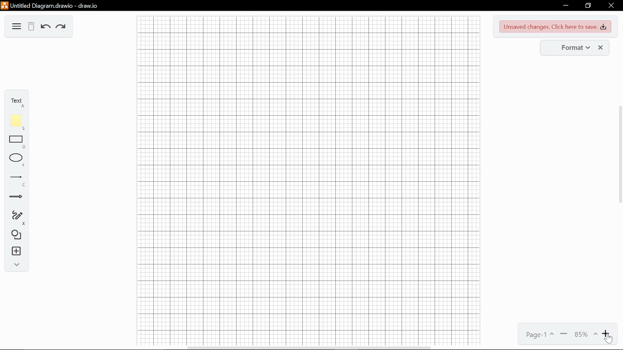 The height and width of the screenshot is (350, 623). Describe the element at coordinates (605, 333) in the screenshot. I see `zoom in` at that location.